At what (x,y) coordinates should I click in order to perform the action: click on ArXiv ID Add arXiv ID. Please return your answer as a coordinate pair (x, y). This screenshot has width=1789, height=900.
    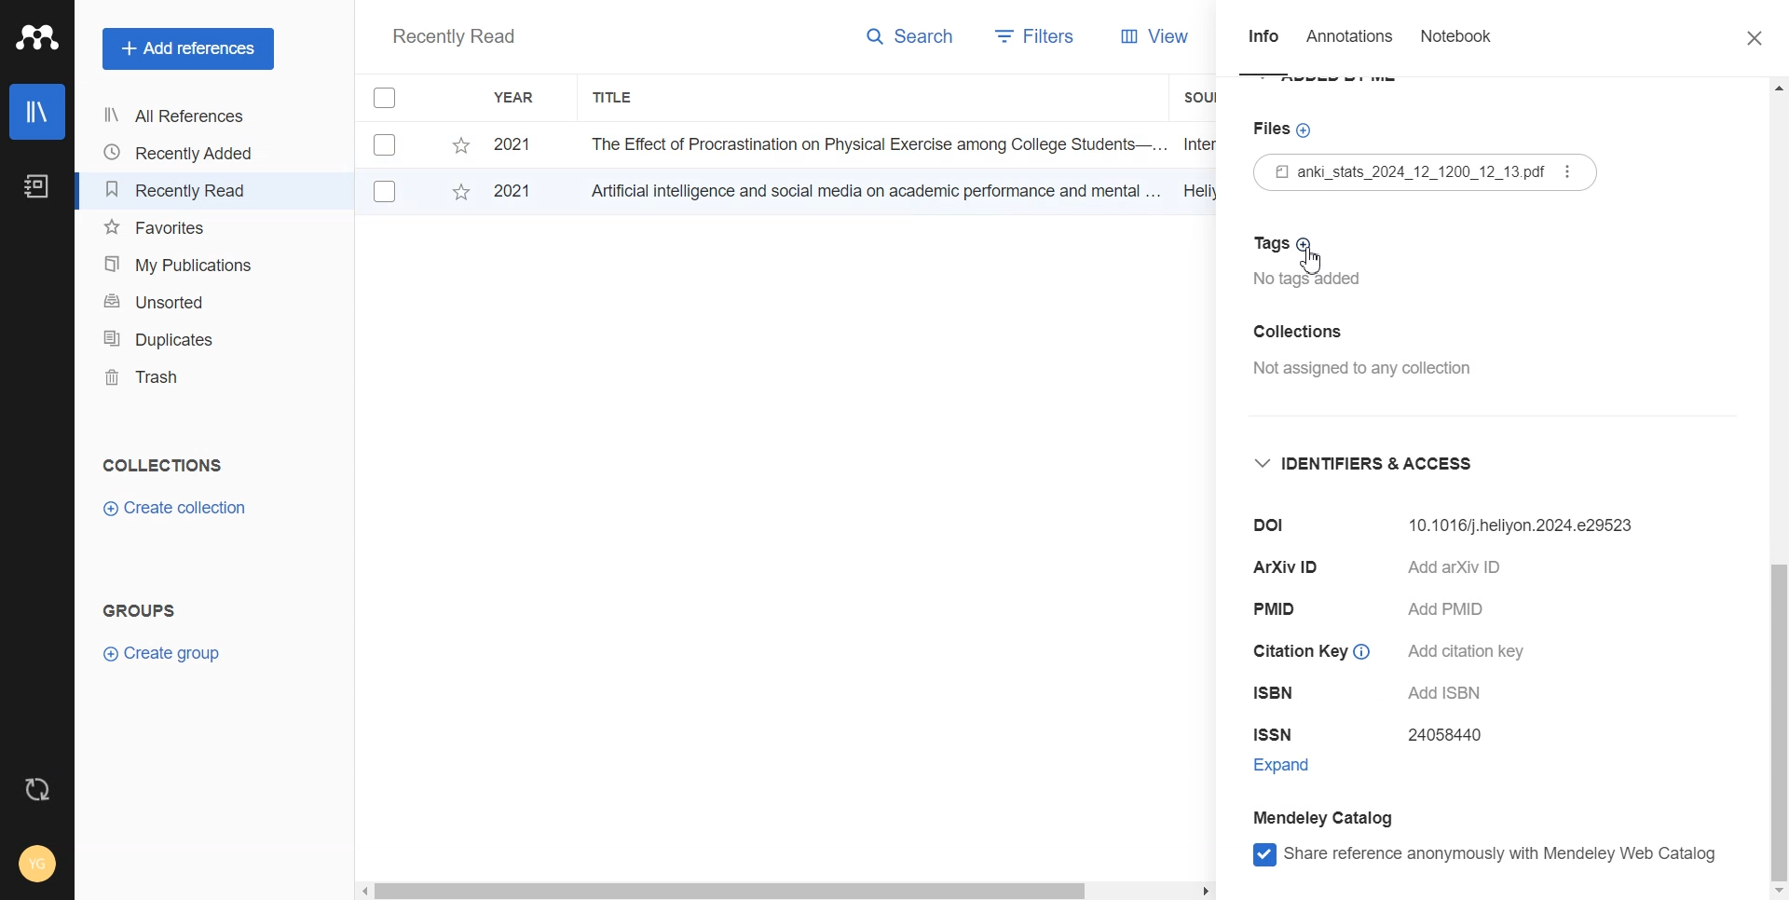
    Looking at the image, I should click on (1404, 571).